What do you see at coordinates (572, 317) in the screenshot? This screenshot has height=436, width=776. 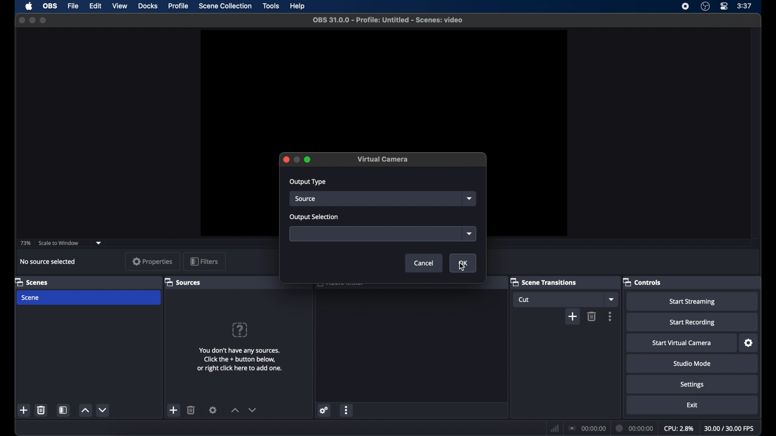 I see `add` at bounding box center [572, 317].